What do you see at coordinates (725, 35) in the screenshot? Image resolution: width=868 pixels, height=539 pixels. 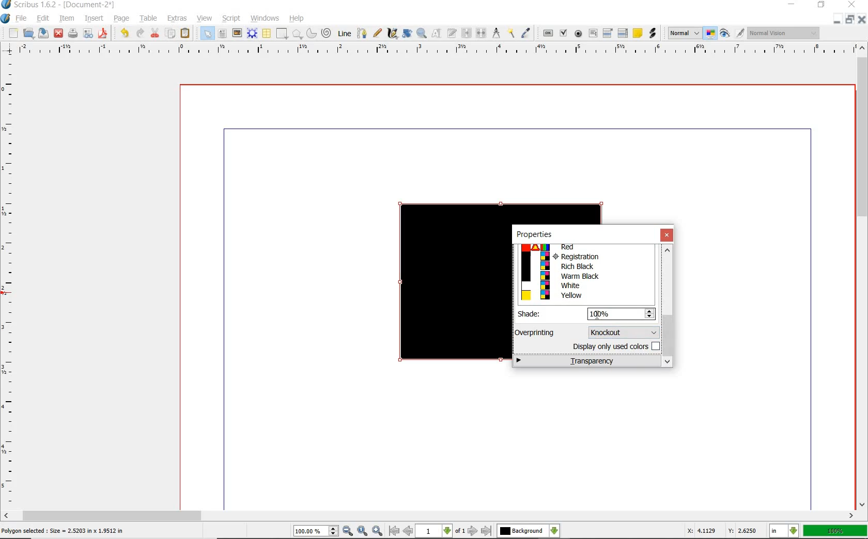 I see `preview mode` at bounding box center [725, 35].